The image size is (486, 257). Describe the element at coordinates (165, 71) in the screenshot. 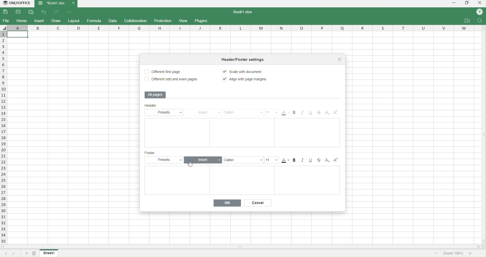

I see `Different First Page` at that location.